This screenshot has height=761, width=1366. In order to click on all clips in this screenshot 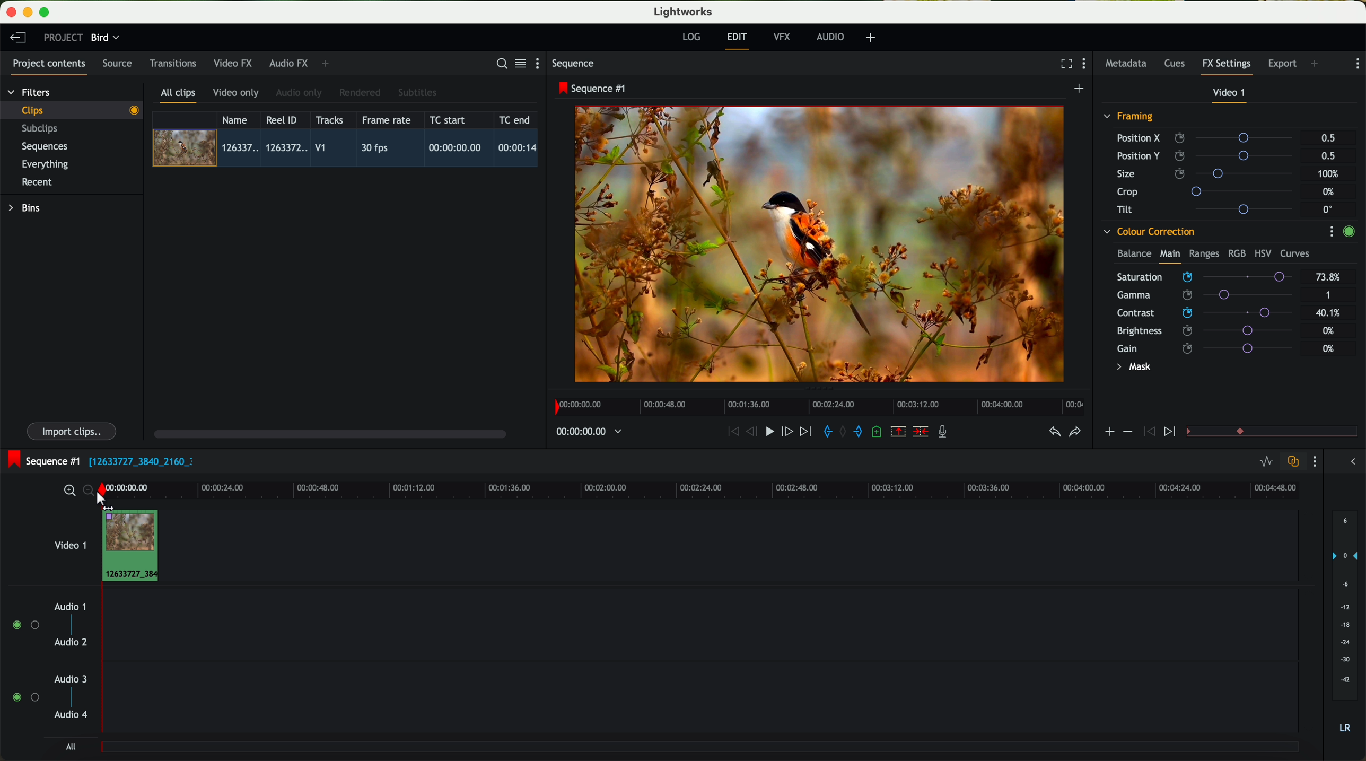, I will do `click(179, 96)`.